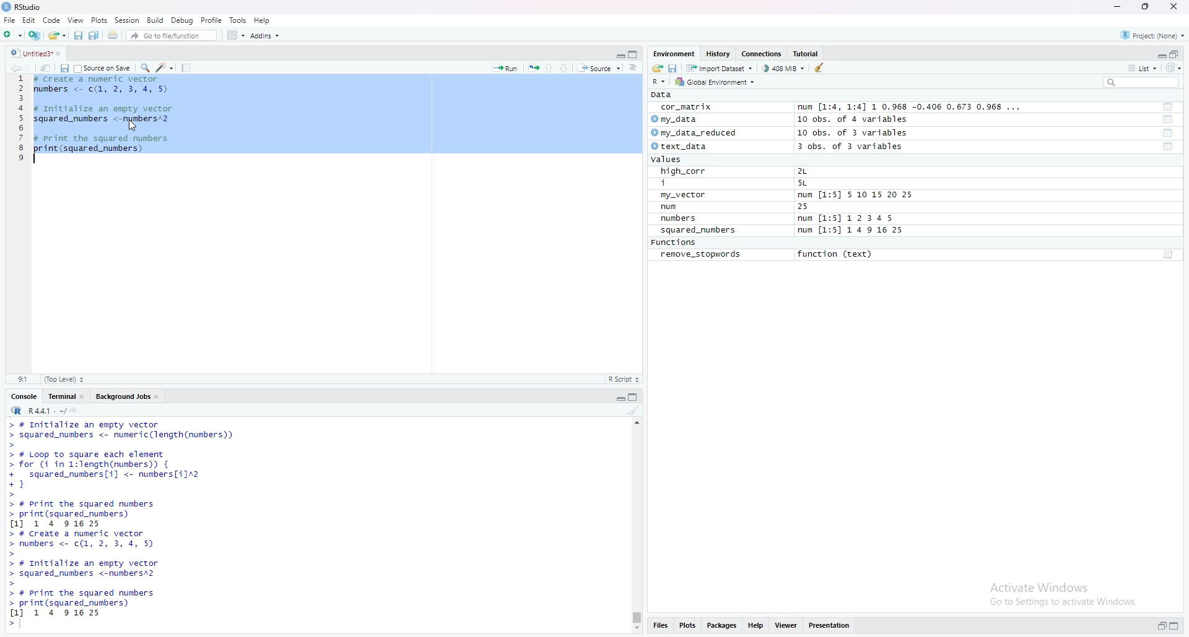 The height and width of the screenshot is (637, 1189). Describe the element at coordinates (783, 68) in the screenshot. I see `408 MiB` at that location.